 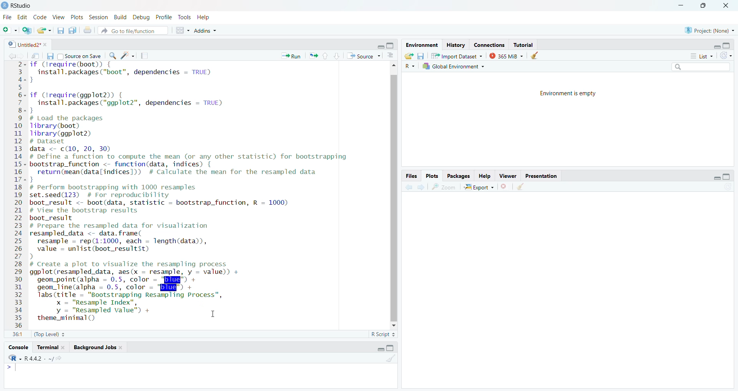 I want to click on terminal, so click(x=52, y=347).